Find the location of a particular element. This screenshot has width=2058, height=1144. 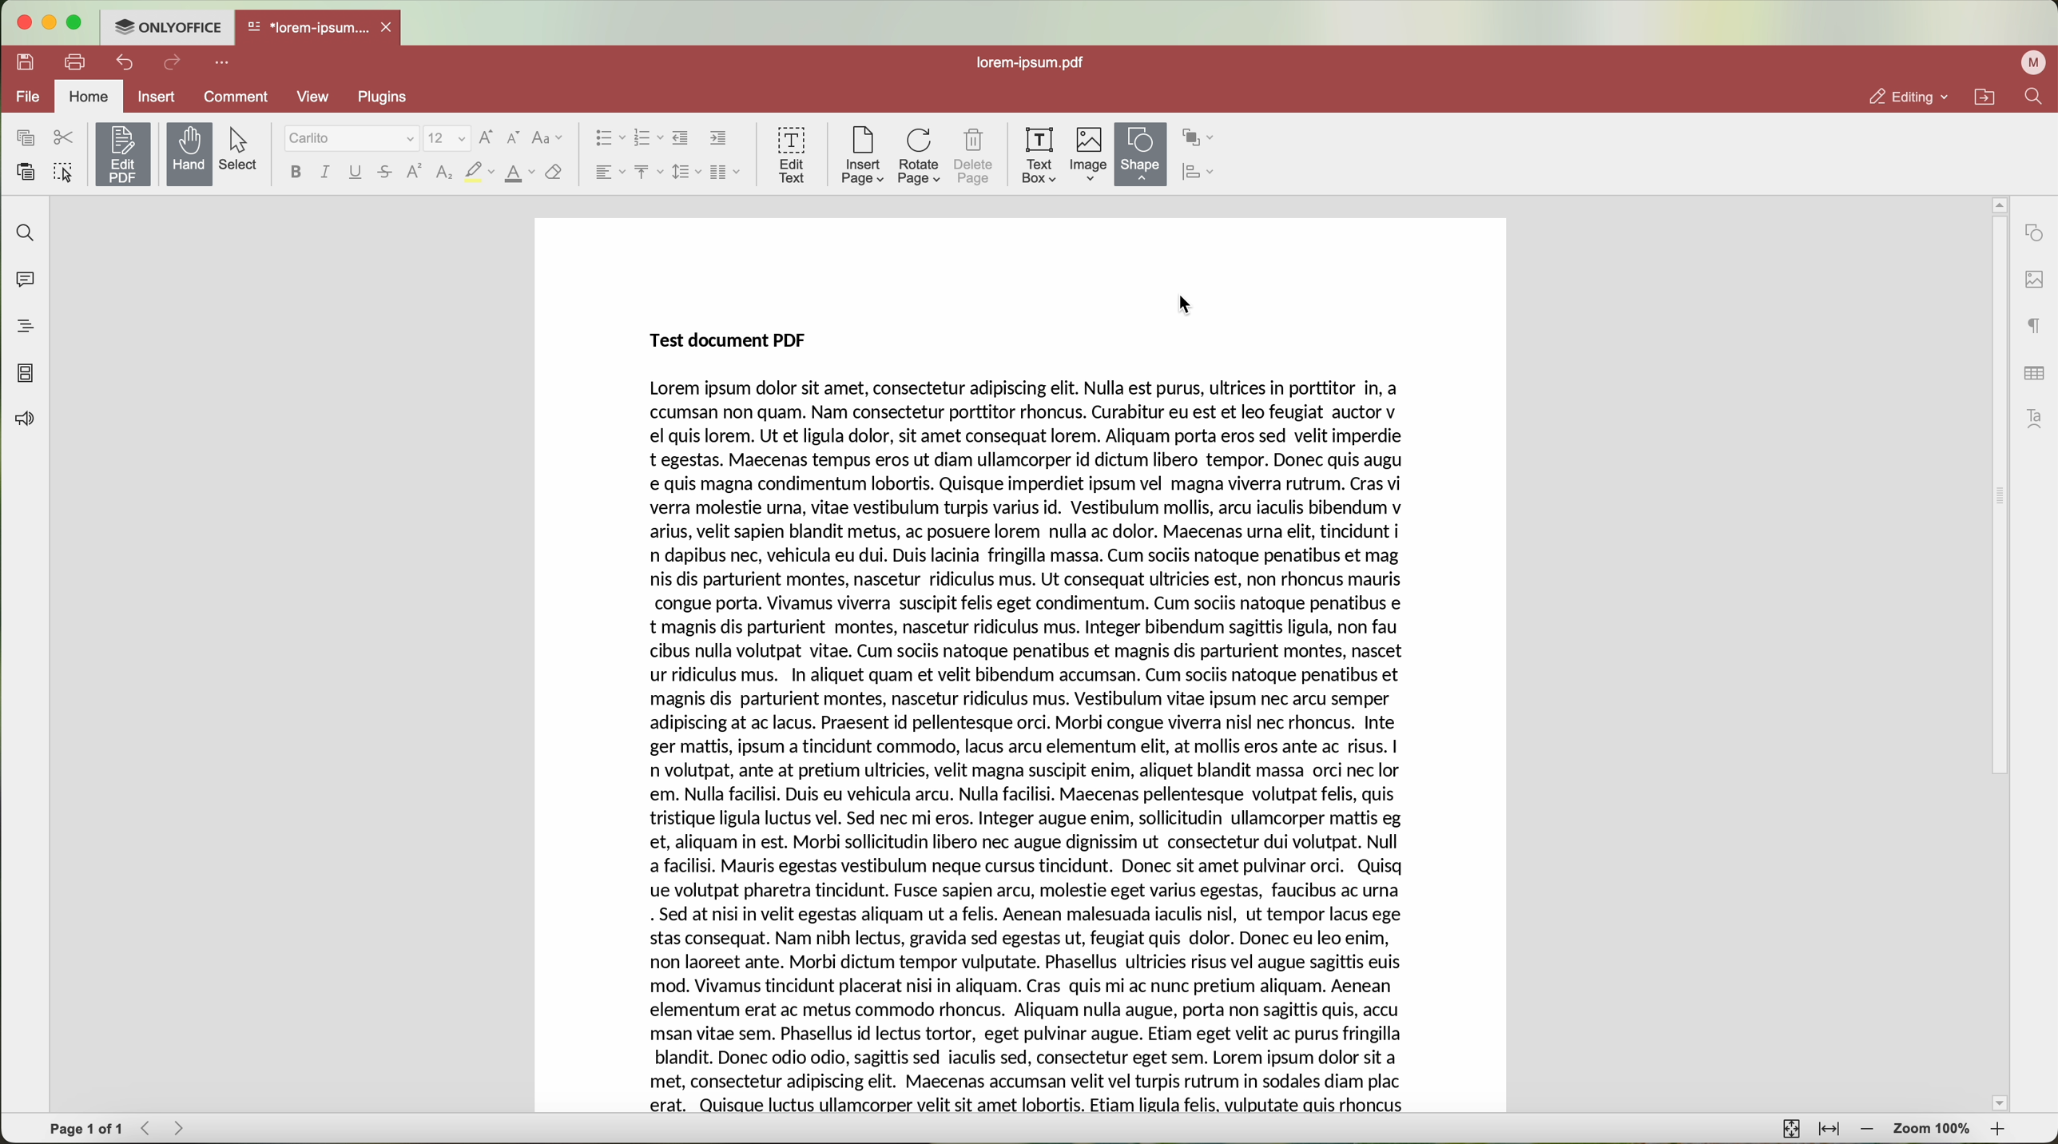

increment font size is located at coordinates (491, 135).